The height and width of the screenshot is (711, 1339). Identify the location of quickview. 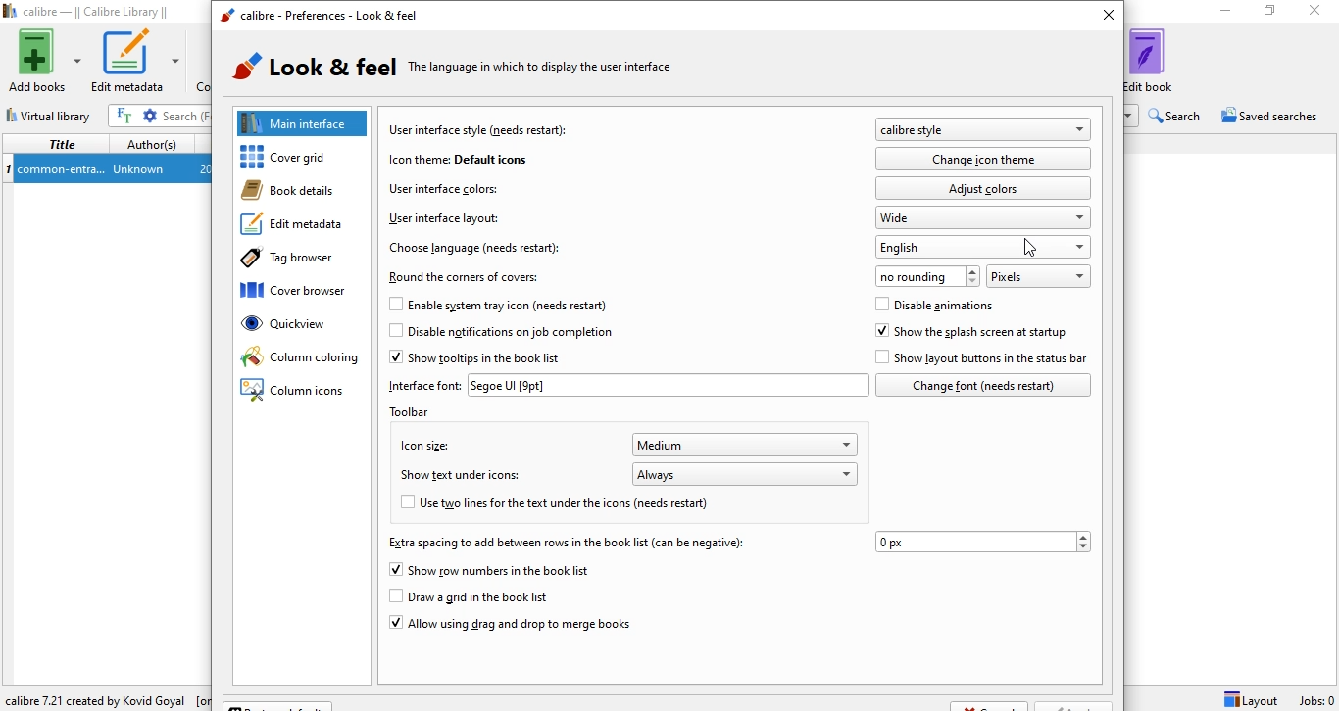
(304, 329).